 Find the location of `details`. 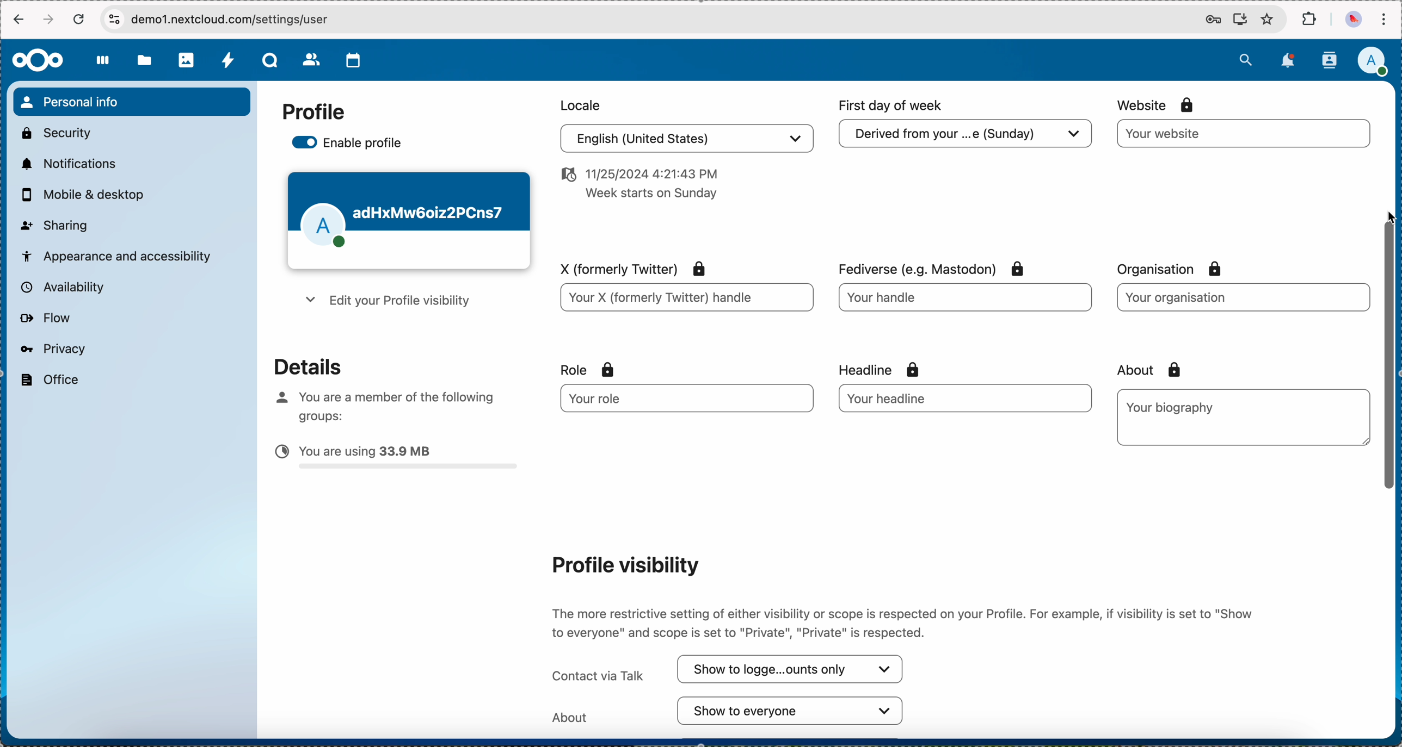

details is located at coordinates (299, 365).